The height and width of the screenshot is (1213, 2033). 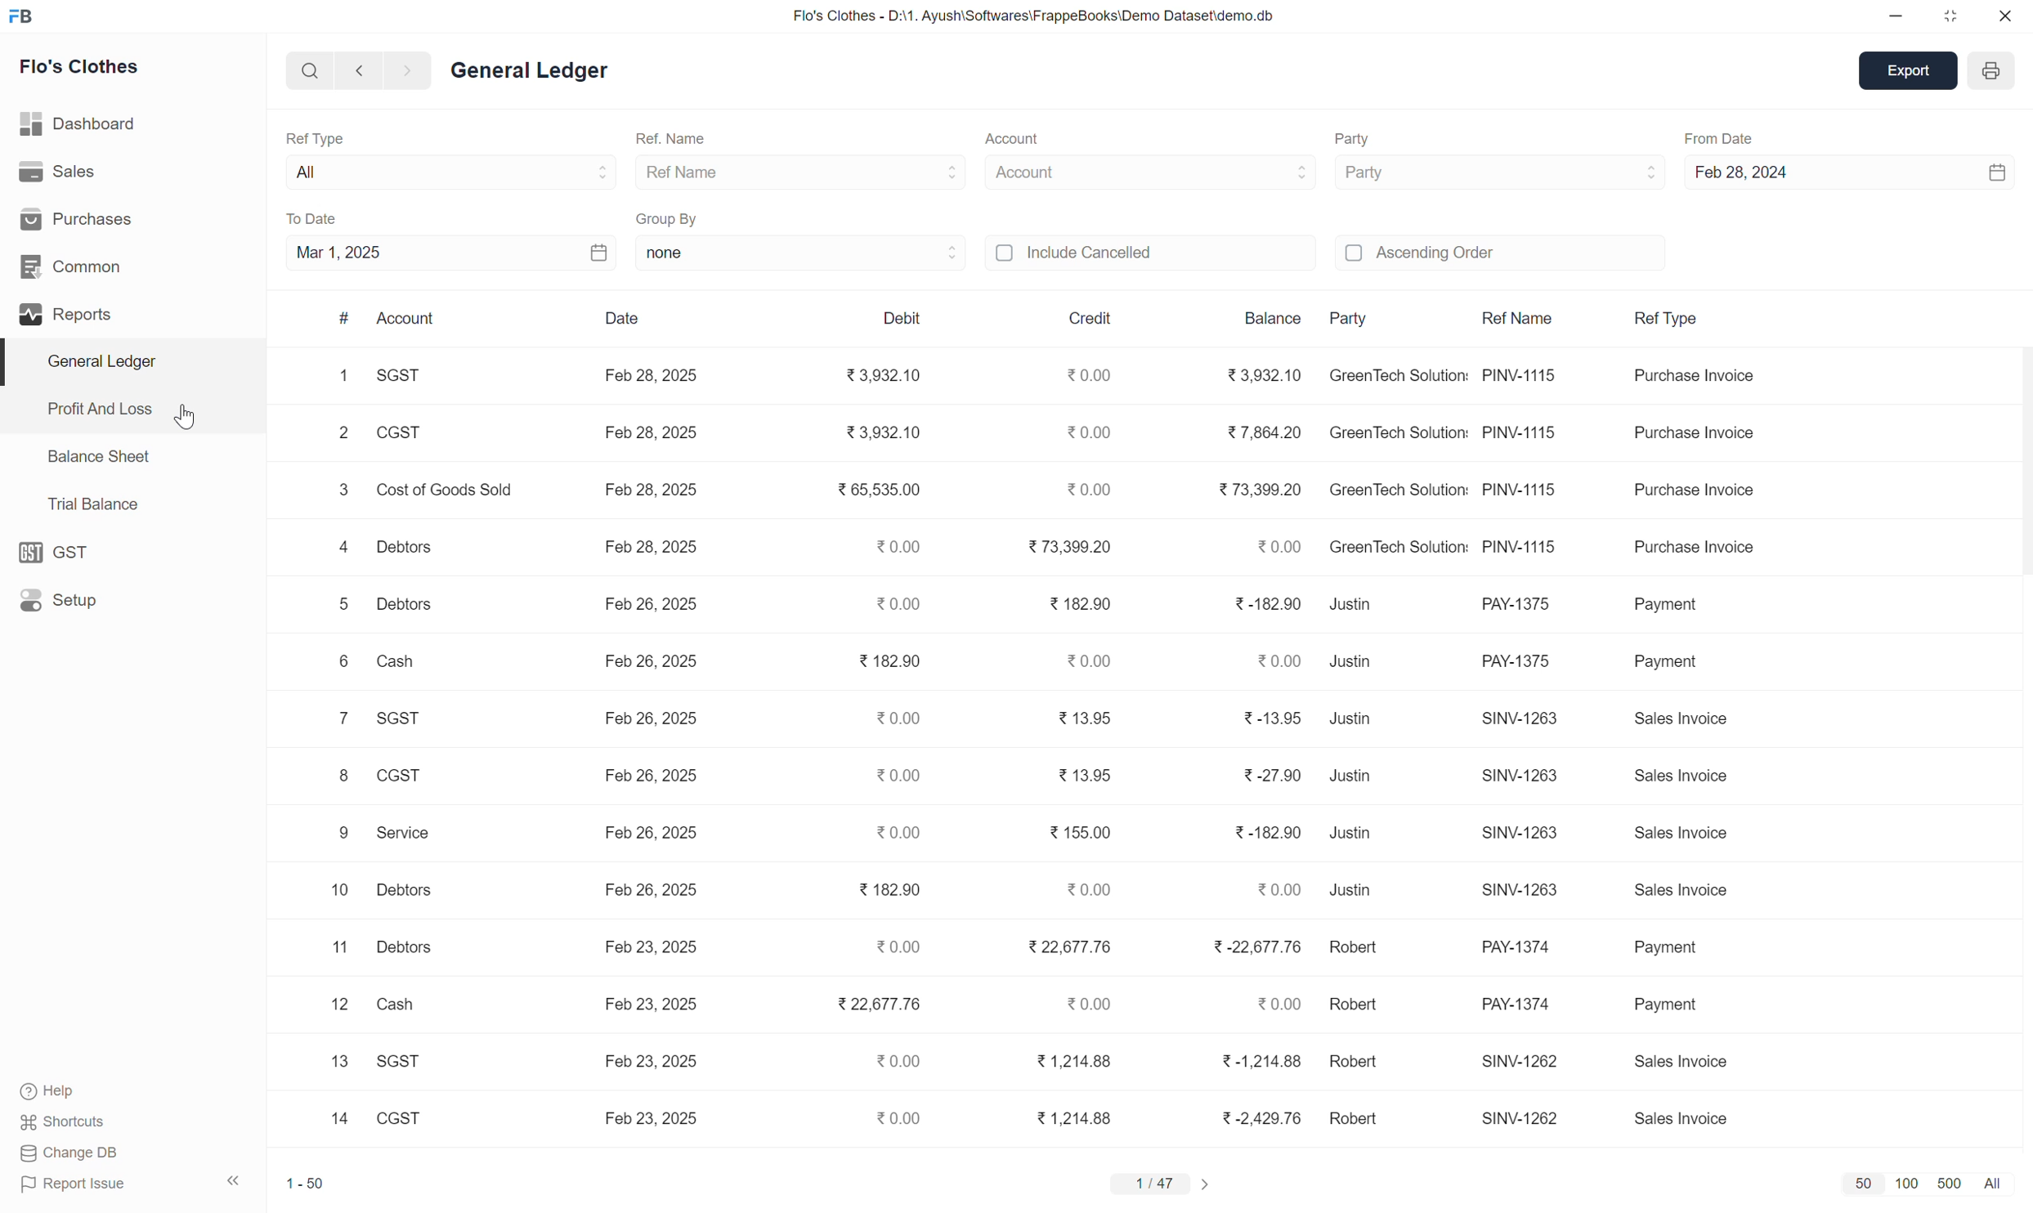 I want to click on Feb 28, 2025, so click(x=656, y=374).